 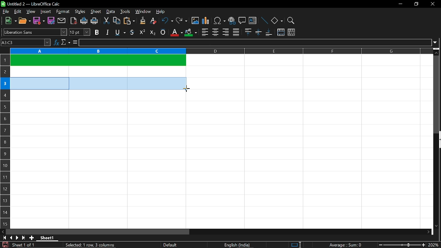 What do you see at coordinates (253, 20) in the screenshot?
I see `insert text` at bounding box center [253, 20].